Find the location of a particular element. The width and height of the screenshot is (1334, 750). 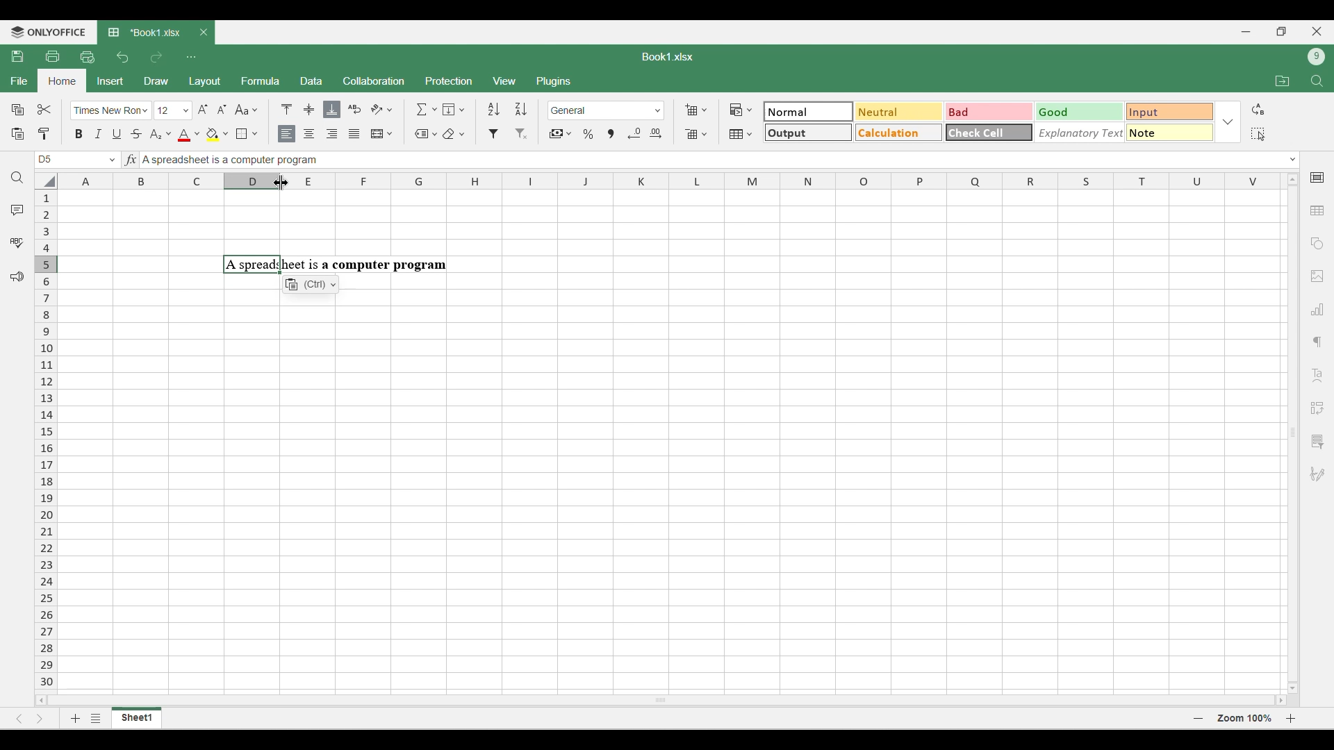

Search is located at coordinates (18, 178).